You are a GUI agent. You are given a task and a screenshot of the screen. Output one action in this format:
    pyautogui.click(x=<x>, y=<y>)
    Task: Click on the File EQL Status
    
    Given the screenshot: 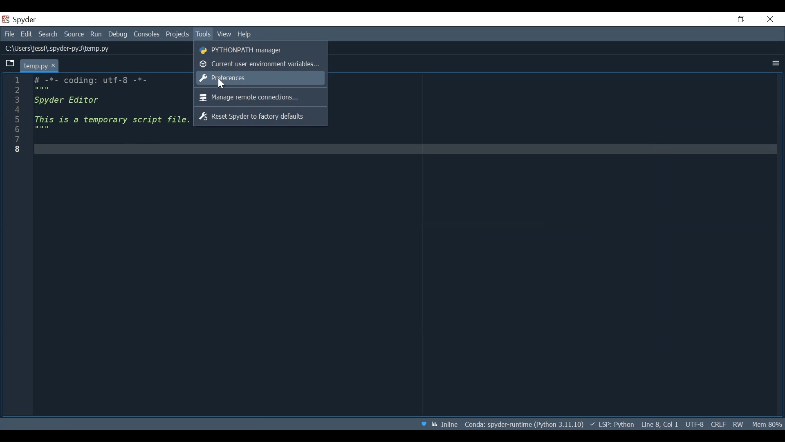 What is the action you would take?
    pyautogui.click(x=721, y=424)
    